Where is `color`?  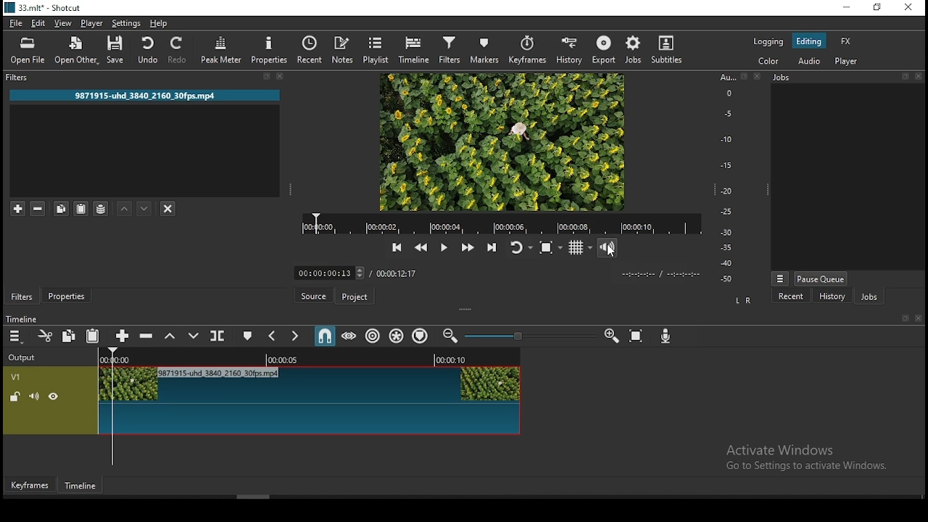 color is located at coordinates (762, 62).